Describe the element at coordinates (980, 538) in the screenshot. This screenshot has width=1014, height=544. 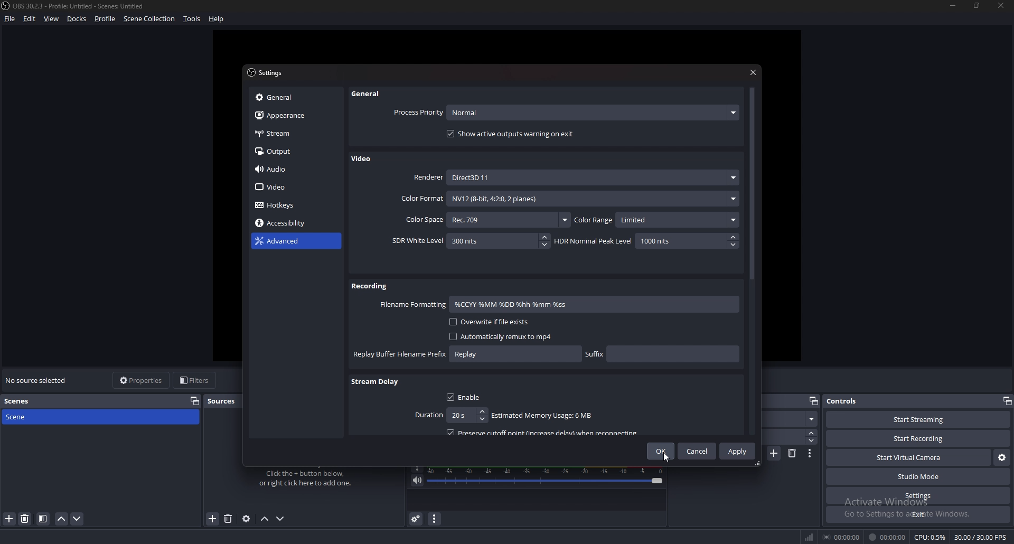
I see `30.00/30.00 FPS` at that location.